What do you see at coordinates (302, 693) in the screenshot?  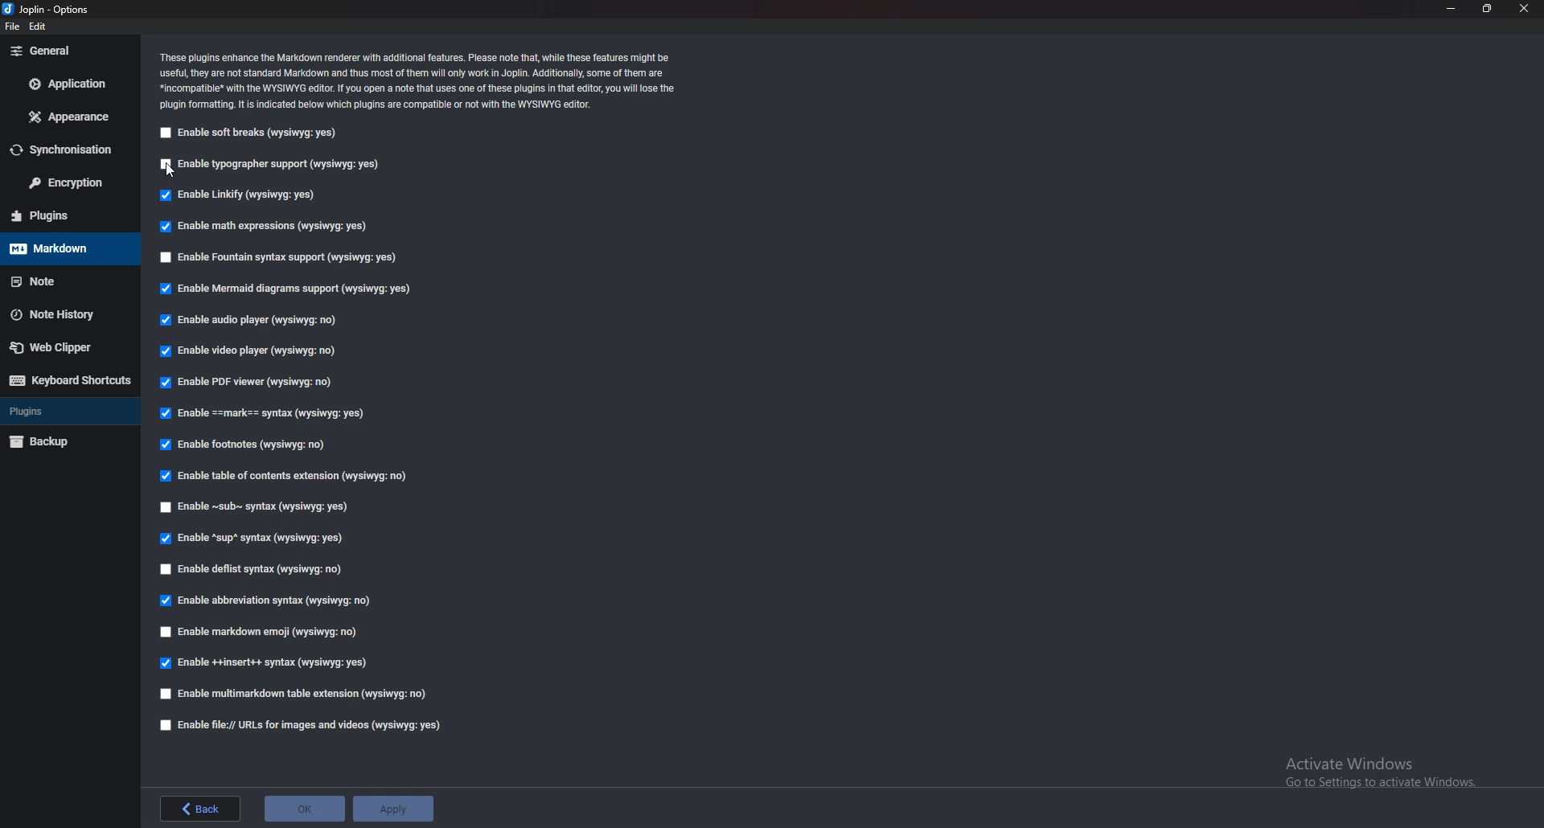 I see `enable multi markdown table extension` at bounding box center [302, 693].